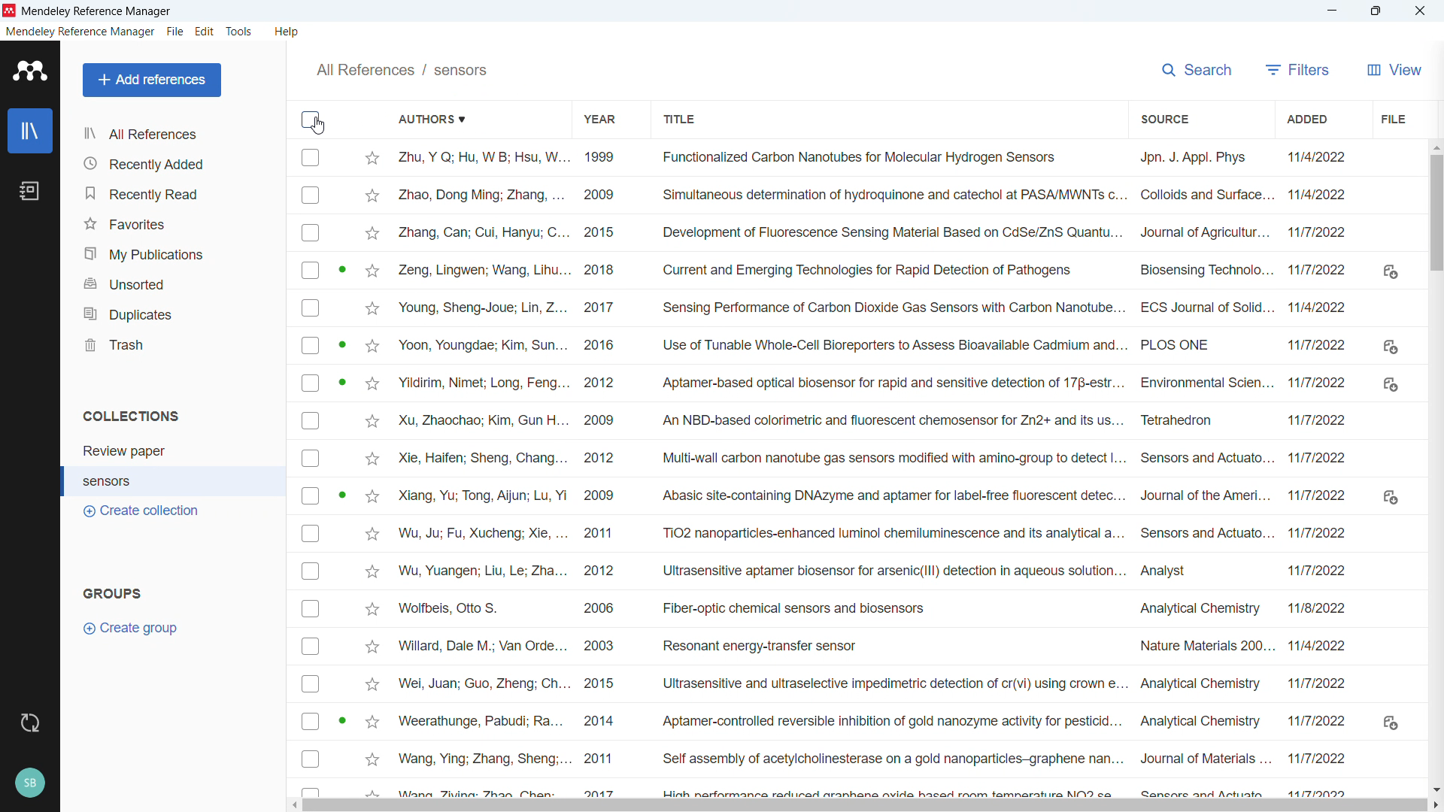 The width and height of the screenshot is (1444, 812). What do you see at coordinates (175, 32) in the screenshot?
I see `file` at bounding box center [175, 32].